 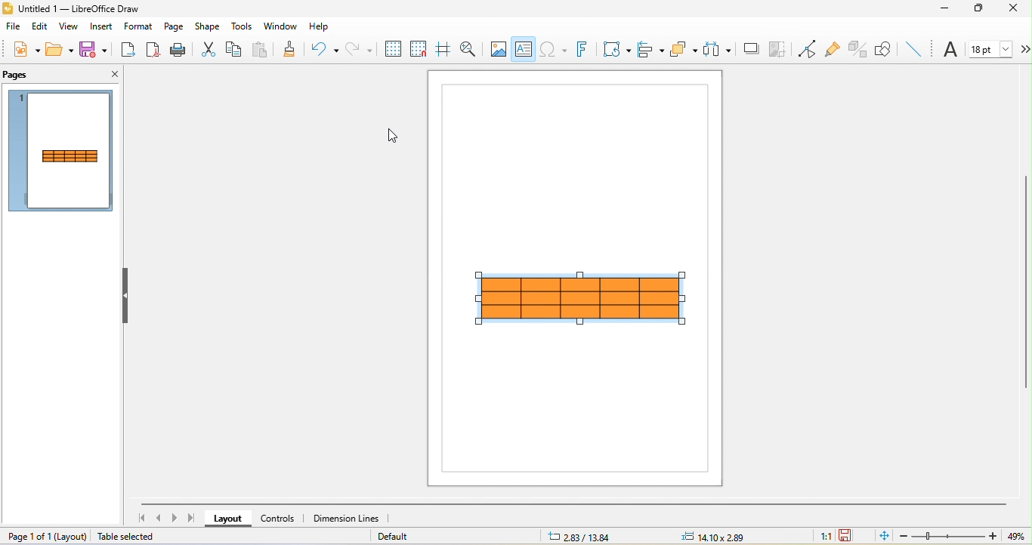 I want to click on undo, so click(x=326, y=49).